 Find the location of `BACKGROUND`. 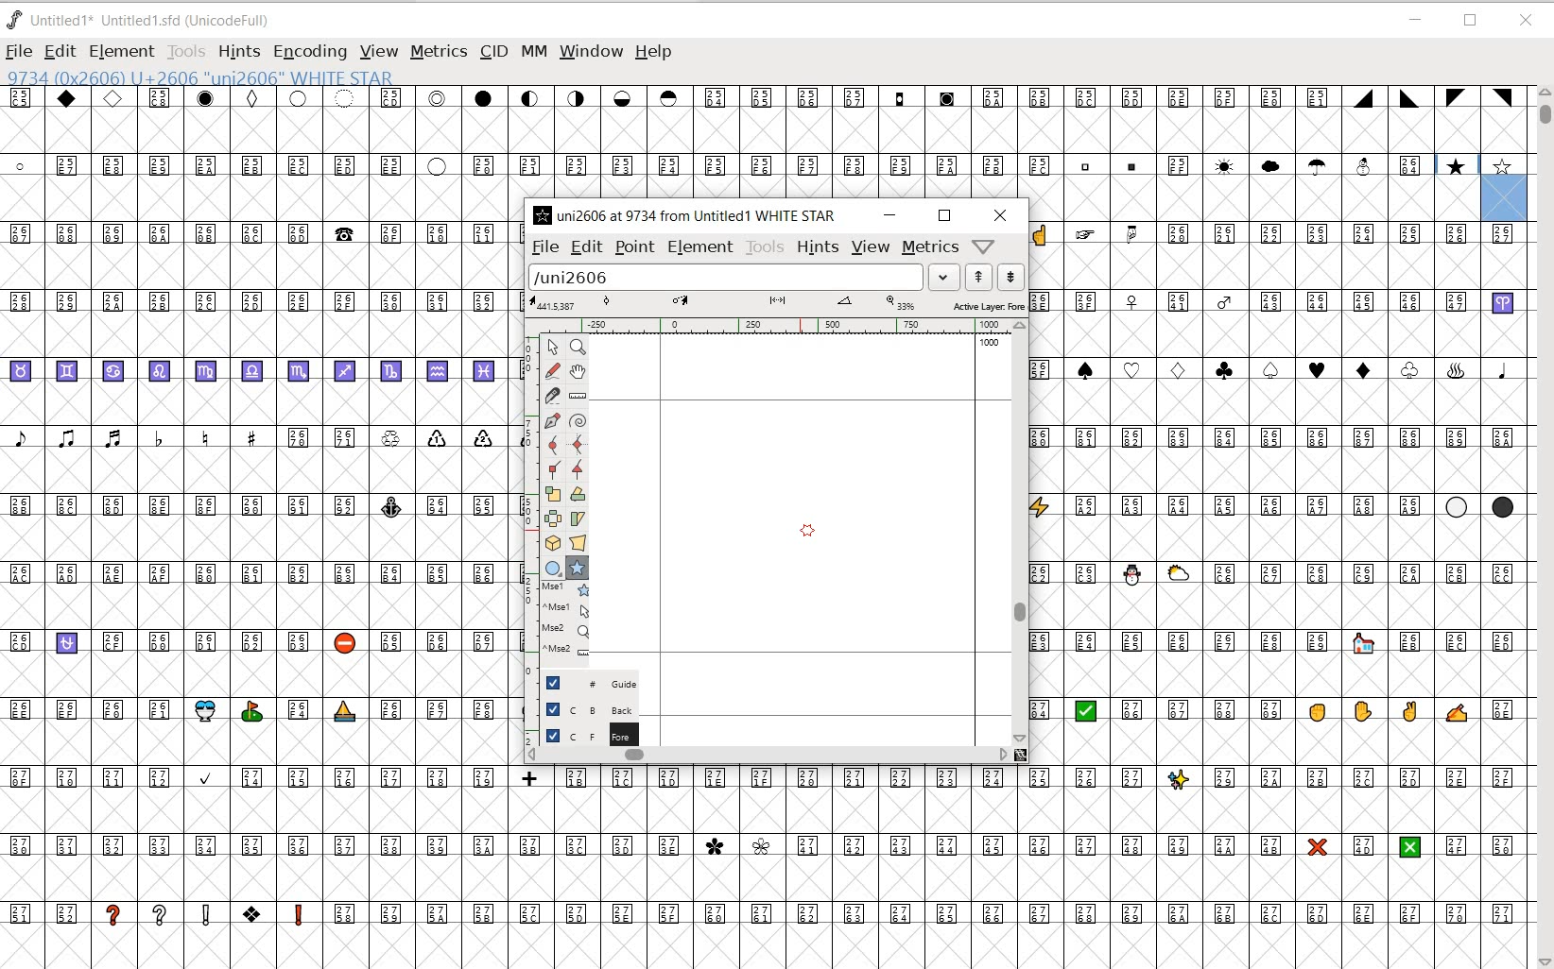

BACKGROUND is located at coordinates (582, 709).